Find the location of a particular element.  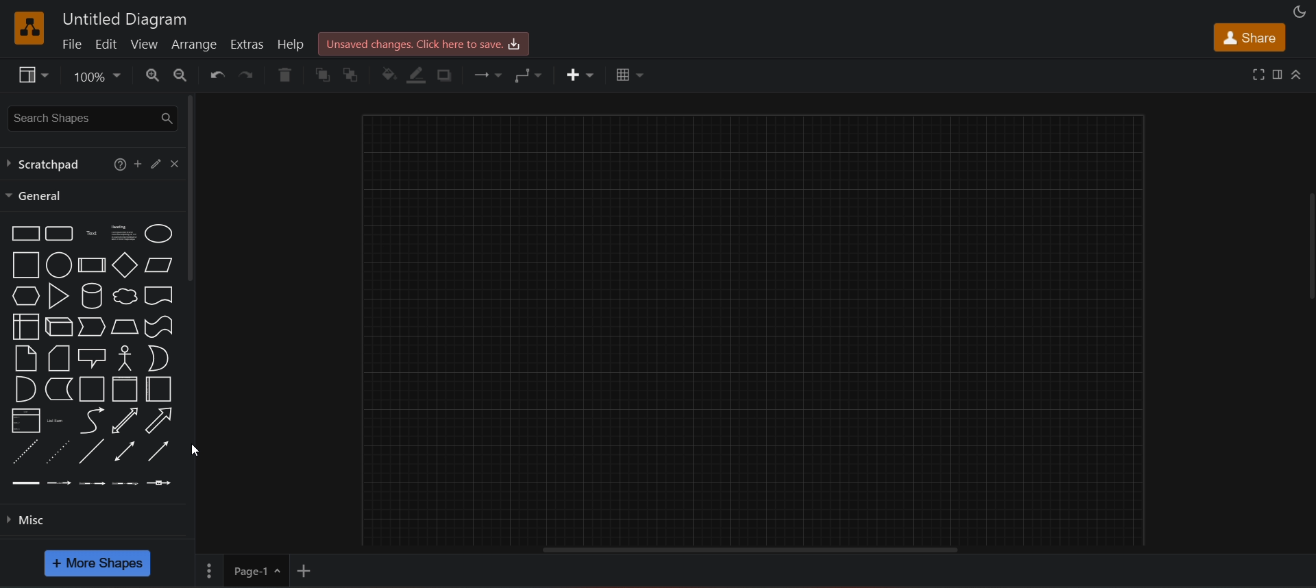

and is located at coordinates (23, 388).